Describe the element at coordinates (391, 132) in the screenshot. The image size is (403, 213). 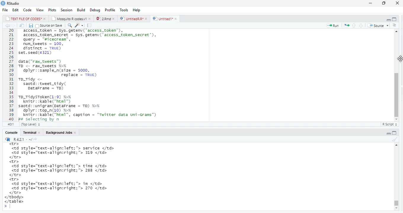
I see `minimize/maxiize` at that location.